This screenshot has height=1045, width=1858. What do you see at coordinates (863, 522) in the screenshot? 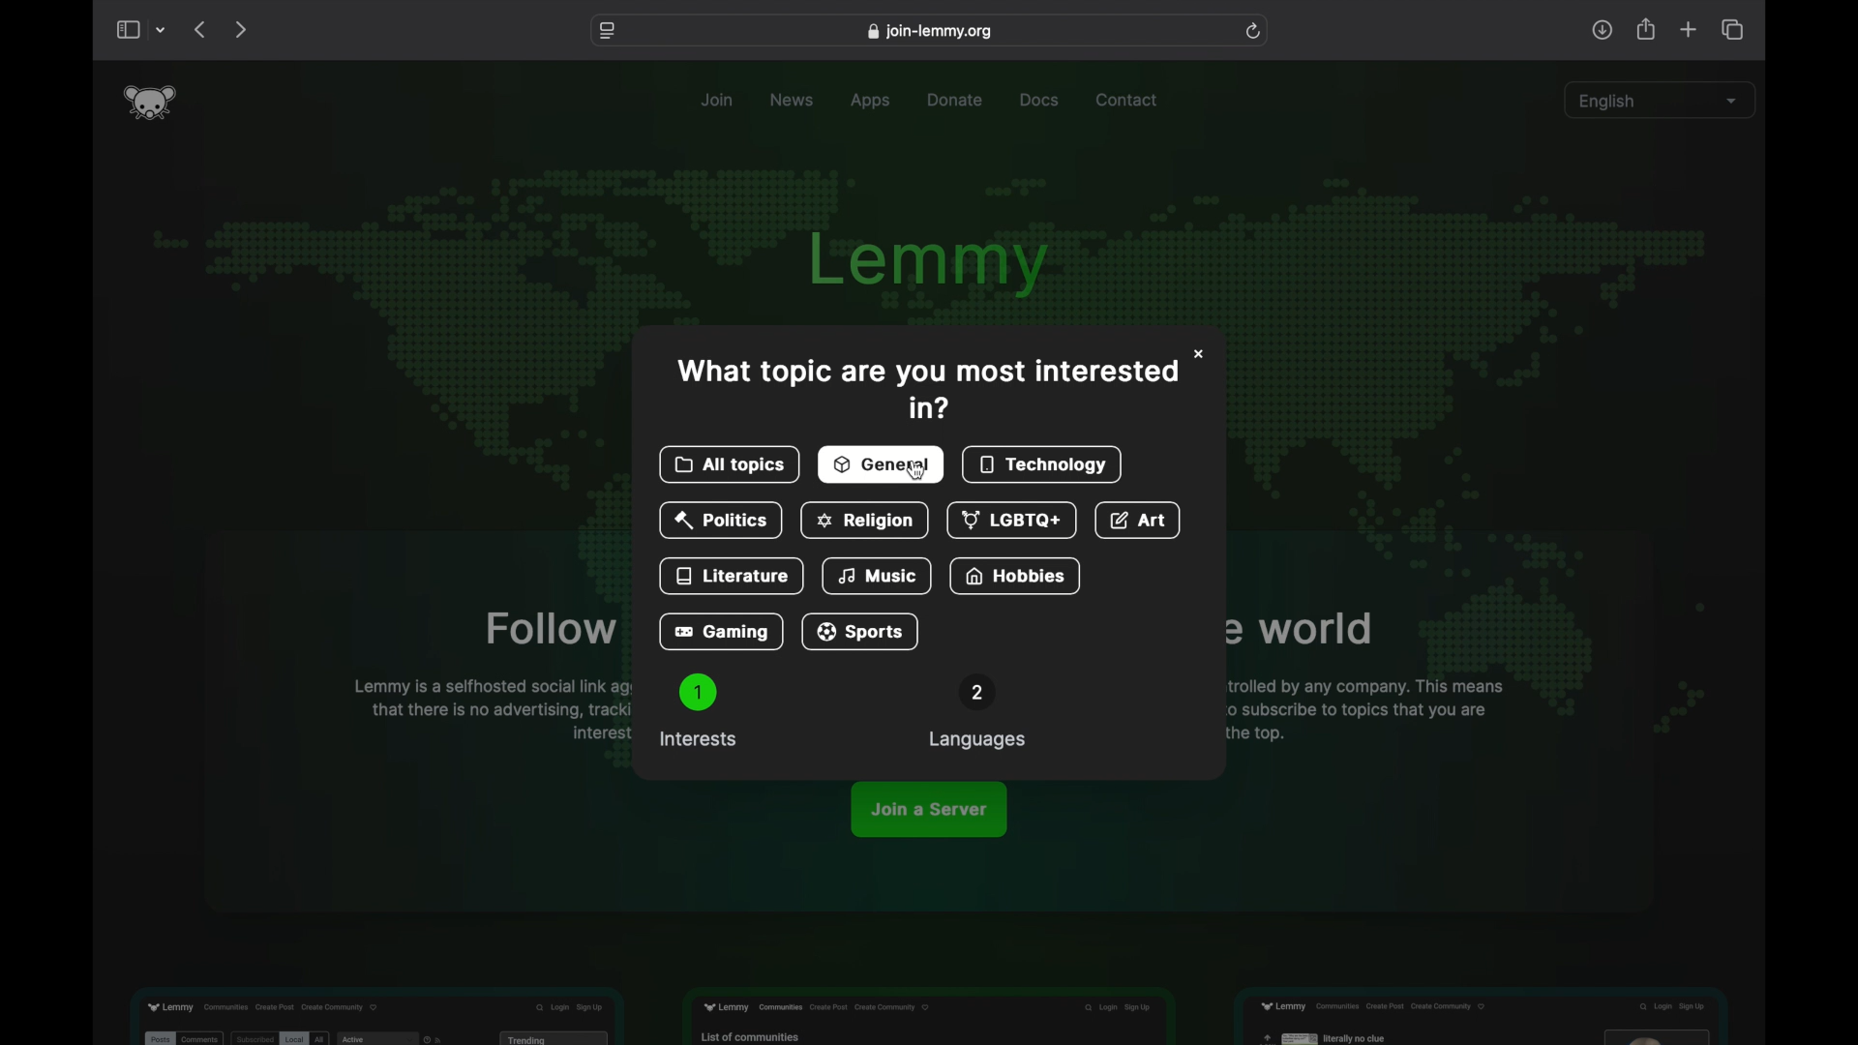
I see `religion` at bounding box center [863, 522].